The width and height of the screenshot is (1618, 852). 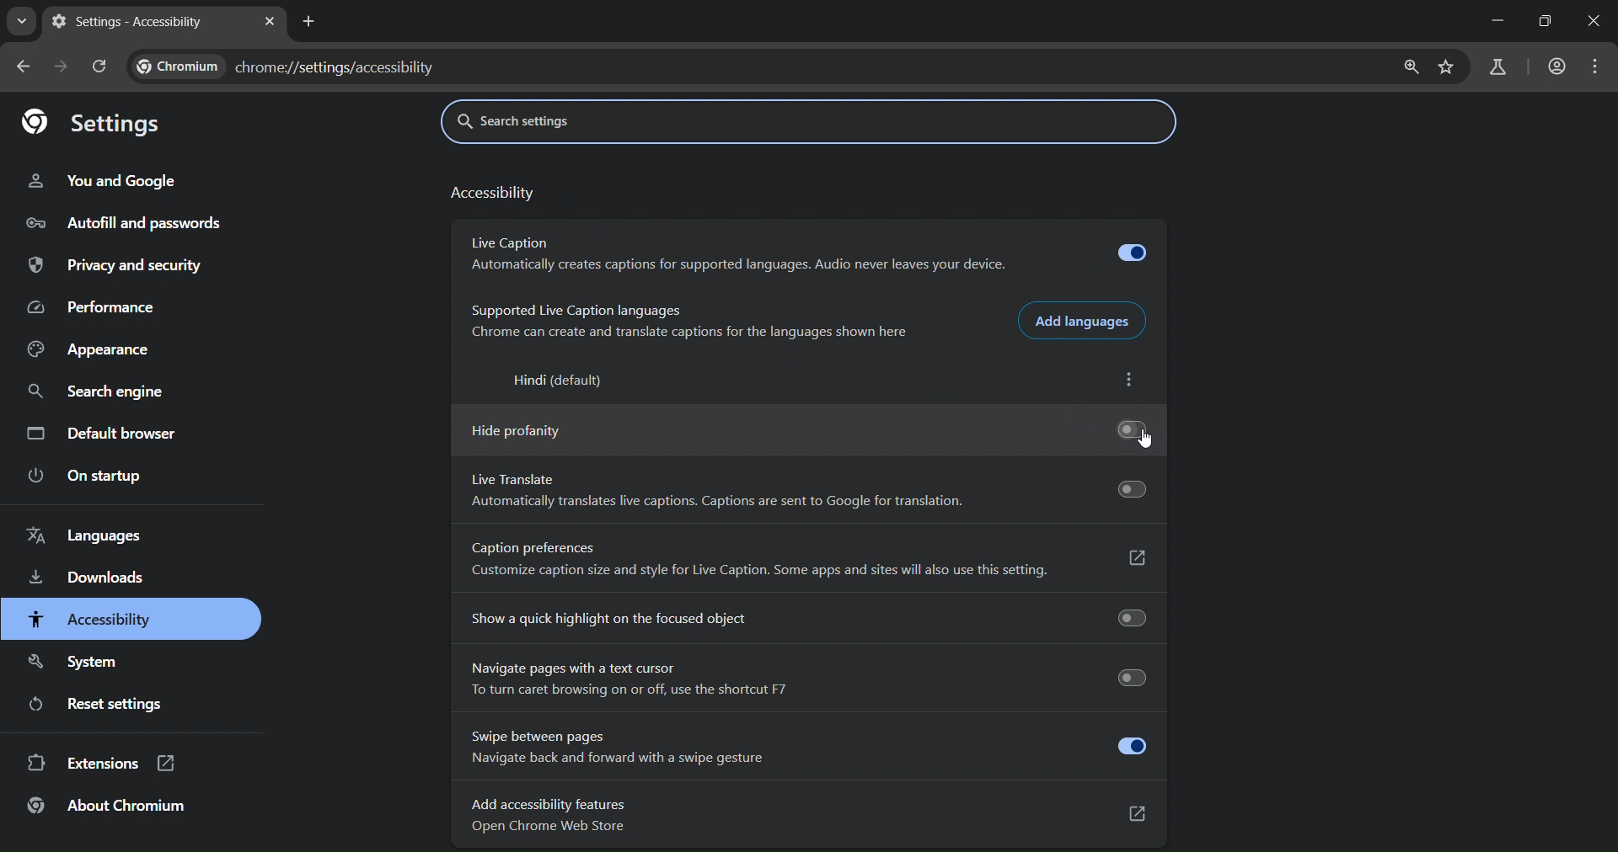 I want to click on languages, so click(x=92, y=531).